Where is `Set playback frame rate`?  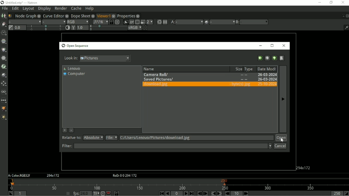 Set playback frame rate is located at coordinates (67, 193).